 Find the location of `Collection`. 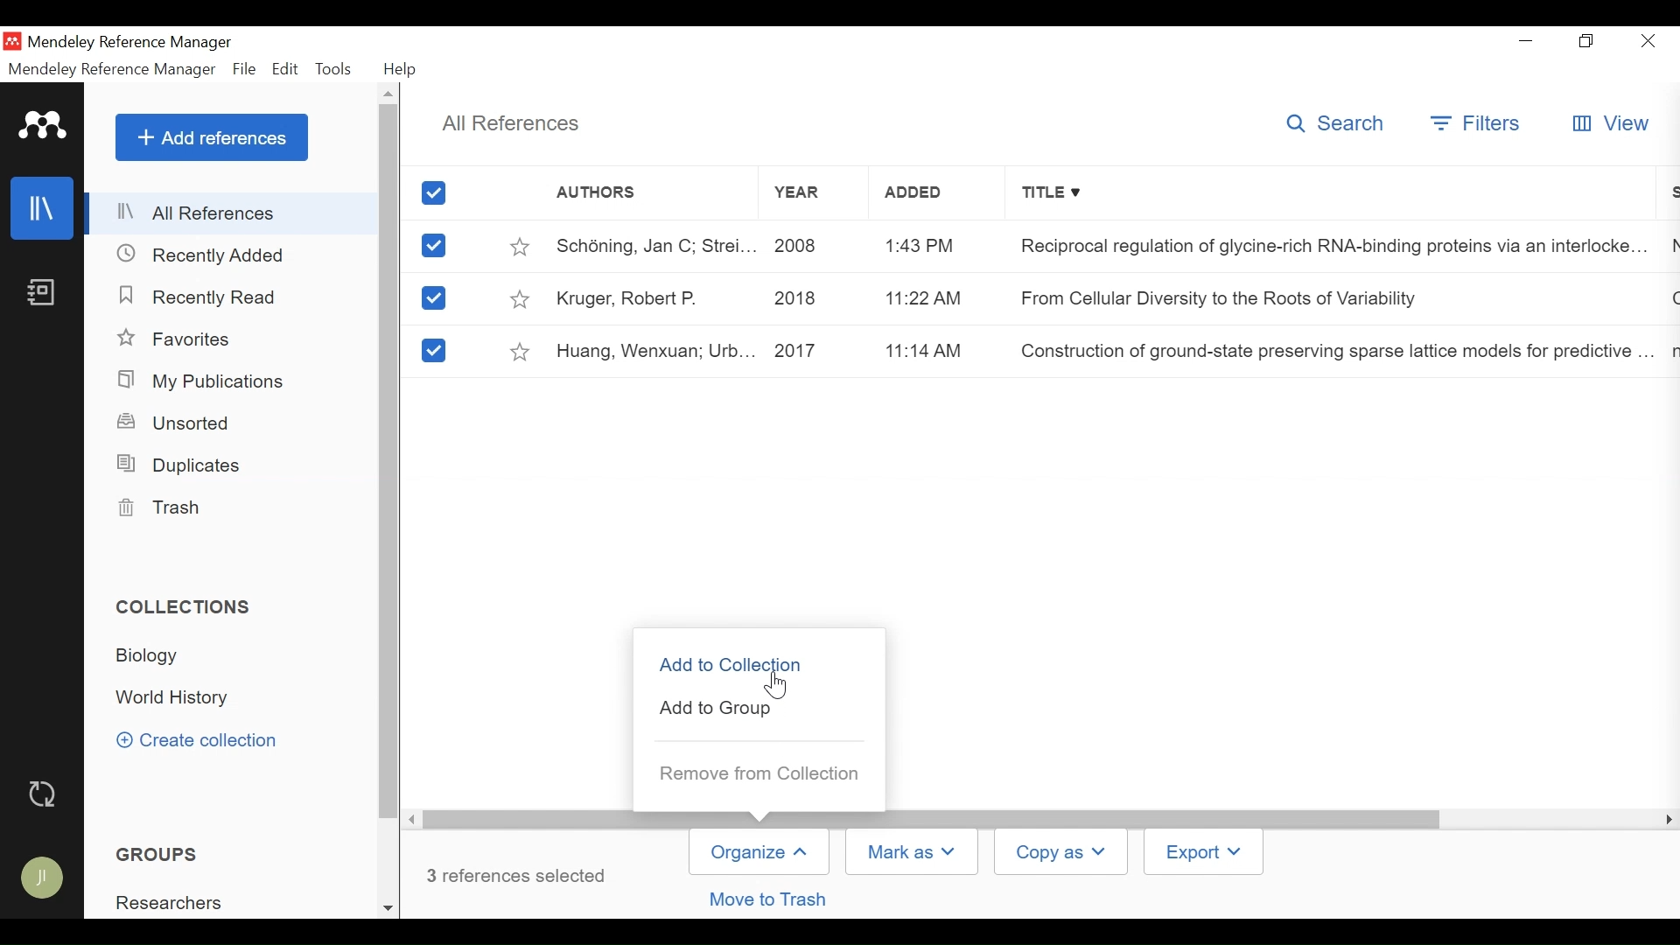

Collection is located at coordinates (154, 656).